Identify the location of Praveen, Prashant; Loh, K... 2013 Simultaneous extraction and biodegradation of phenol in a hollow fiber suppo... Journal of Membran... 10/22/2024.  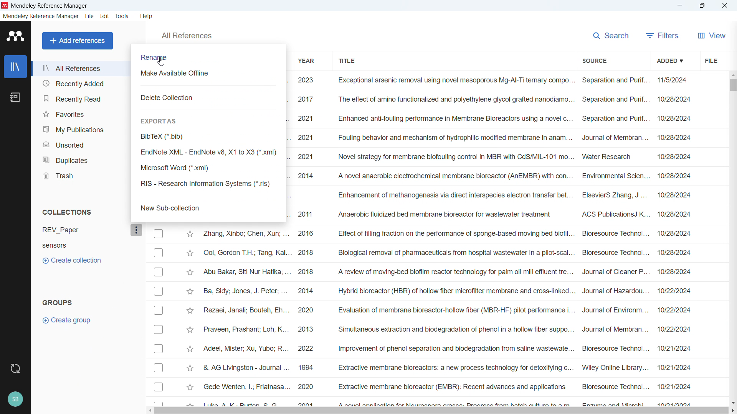
(447, 329).